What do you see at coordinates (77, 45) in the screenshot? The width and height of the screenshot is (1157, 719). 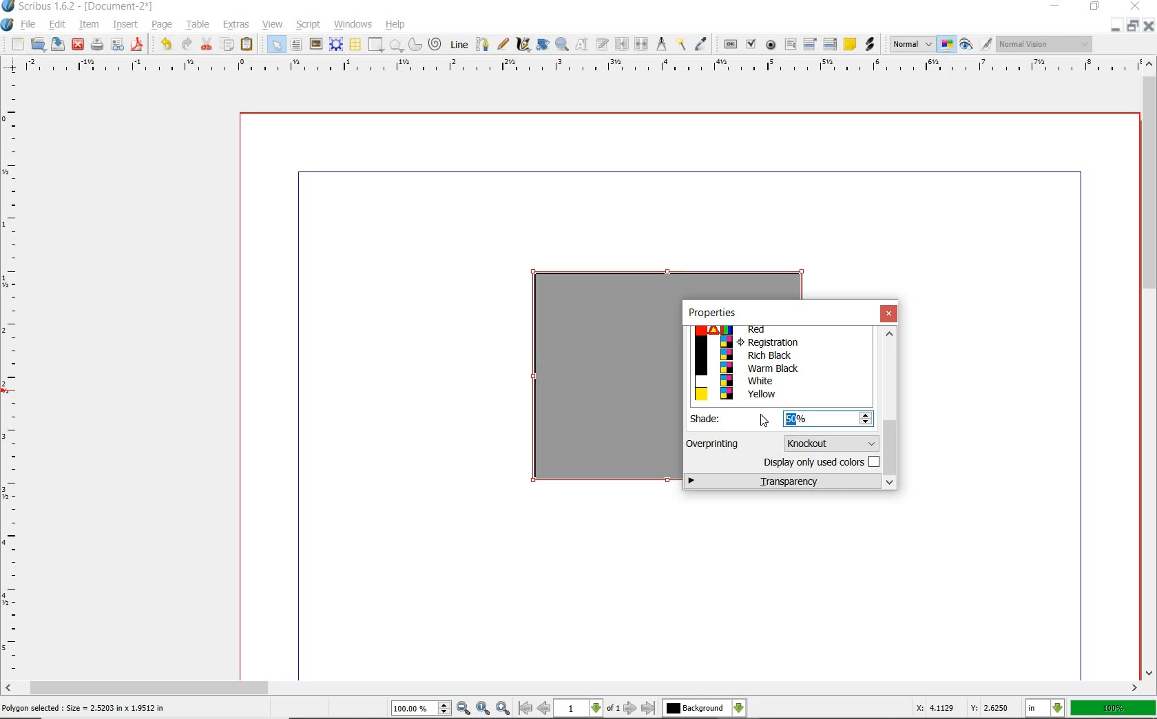 I see `close` at bounding box center [77, 45].